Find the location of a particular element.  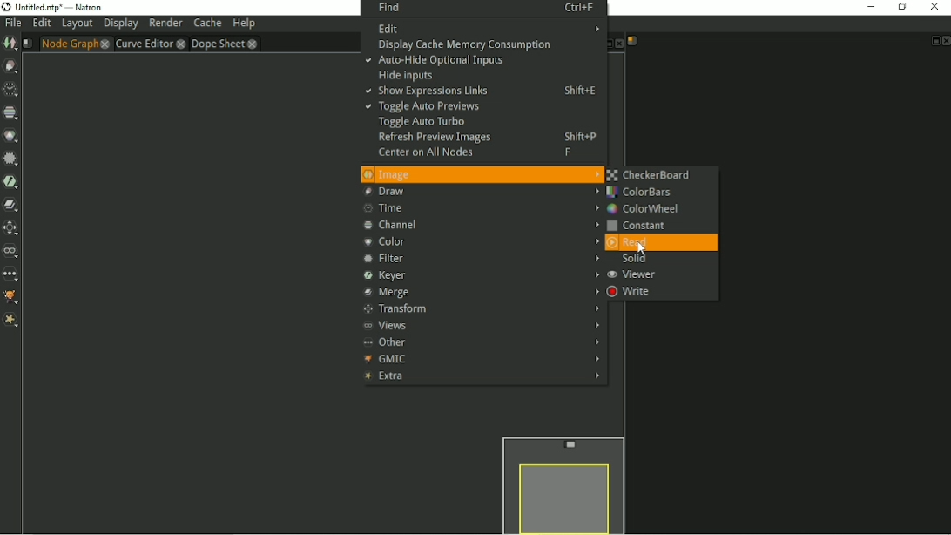

Curve Editor is located at coordinates (149, 44).